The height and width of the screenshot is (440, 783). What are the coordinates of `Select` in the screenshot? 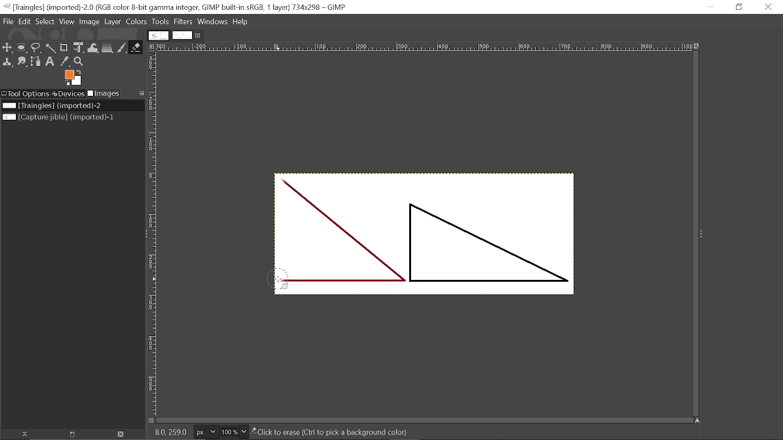 It's located at (44, 21).